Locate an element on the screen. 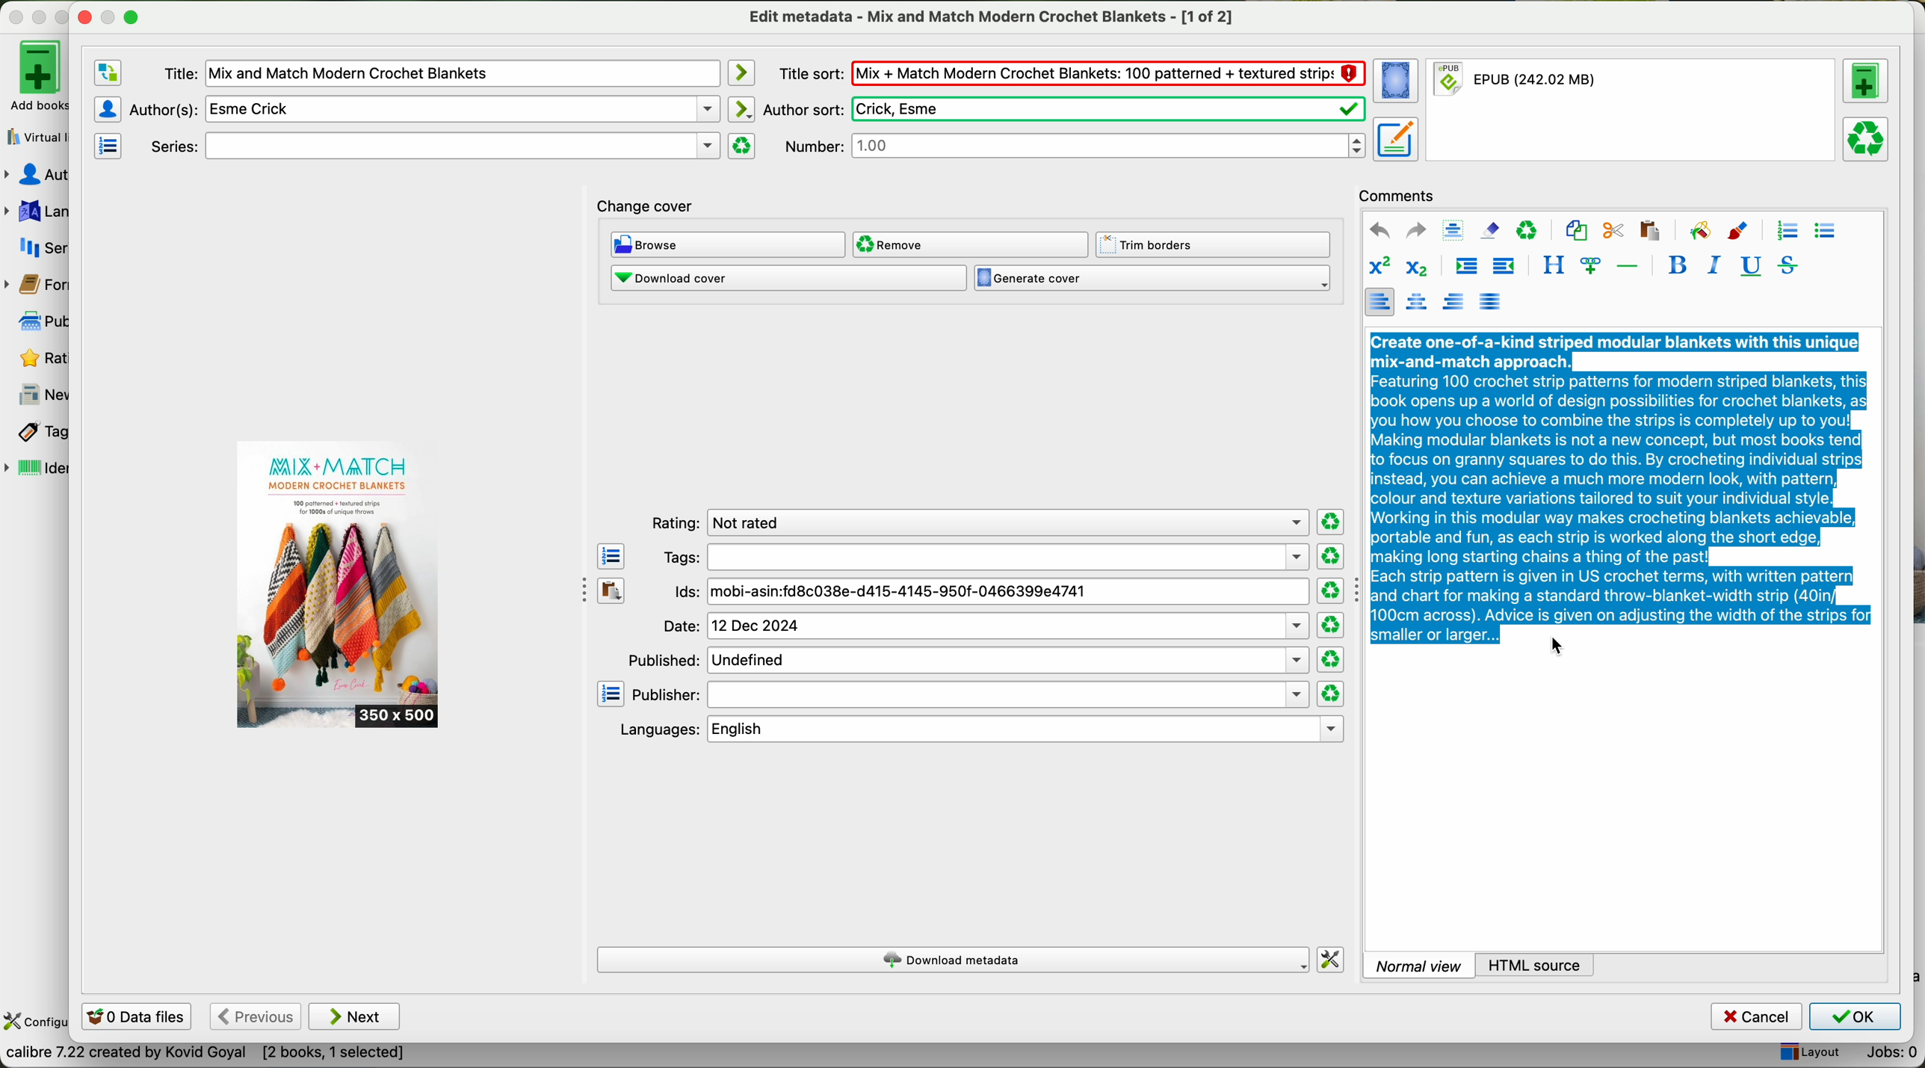 Image resolution: width=1925 pixels, height=1068 pixels. set the cover for the book is located at coordinates (1398, 81).